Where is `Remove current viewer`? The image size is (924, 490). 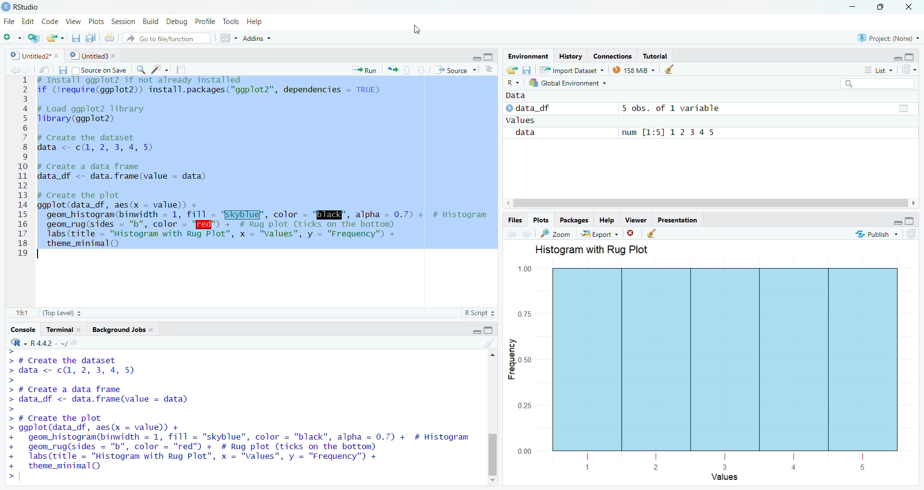 Remove current viewer is located at coordinates (631, 233).